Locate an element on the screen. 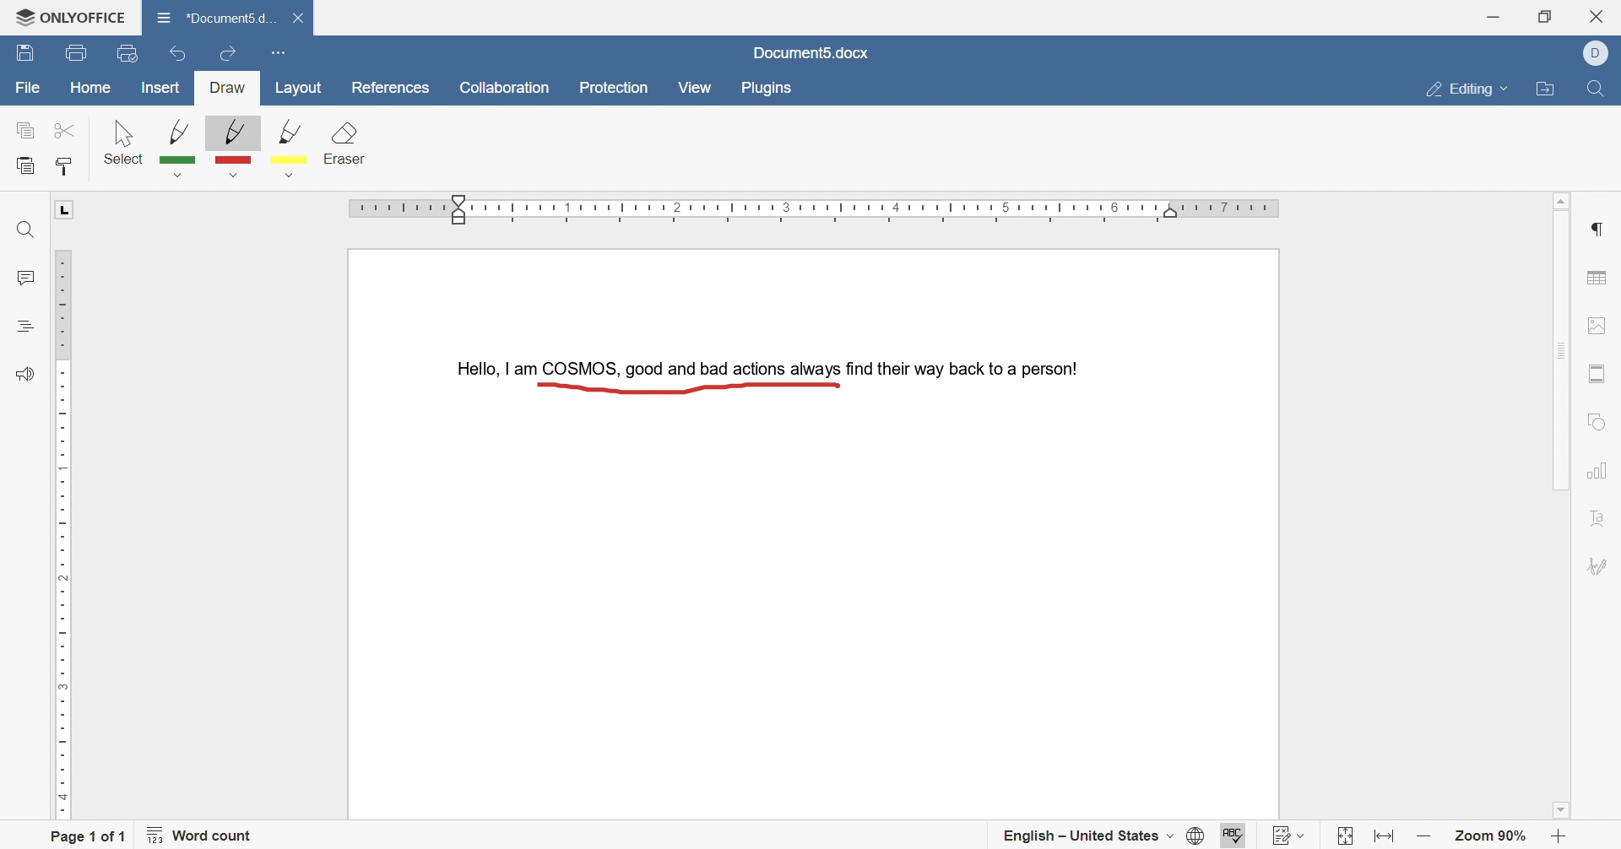 The width and height of the screenshot is (1621, 849). yellow pen is located at coordinates (296, 151).